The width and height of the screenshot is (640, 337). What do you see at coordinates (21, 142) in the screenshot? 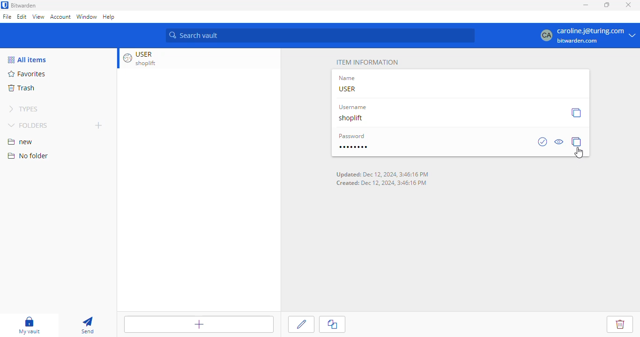
I see `new` at bounding box center [21, 142].